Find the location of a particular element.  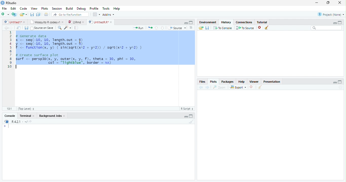

Terminal is located at coordinates (25, 116).